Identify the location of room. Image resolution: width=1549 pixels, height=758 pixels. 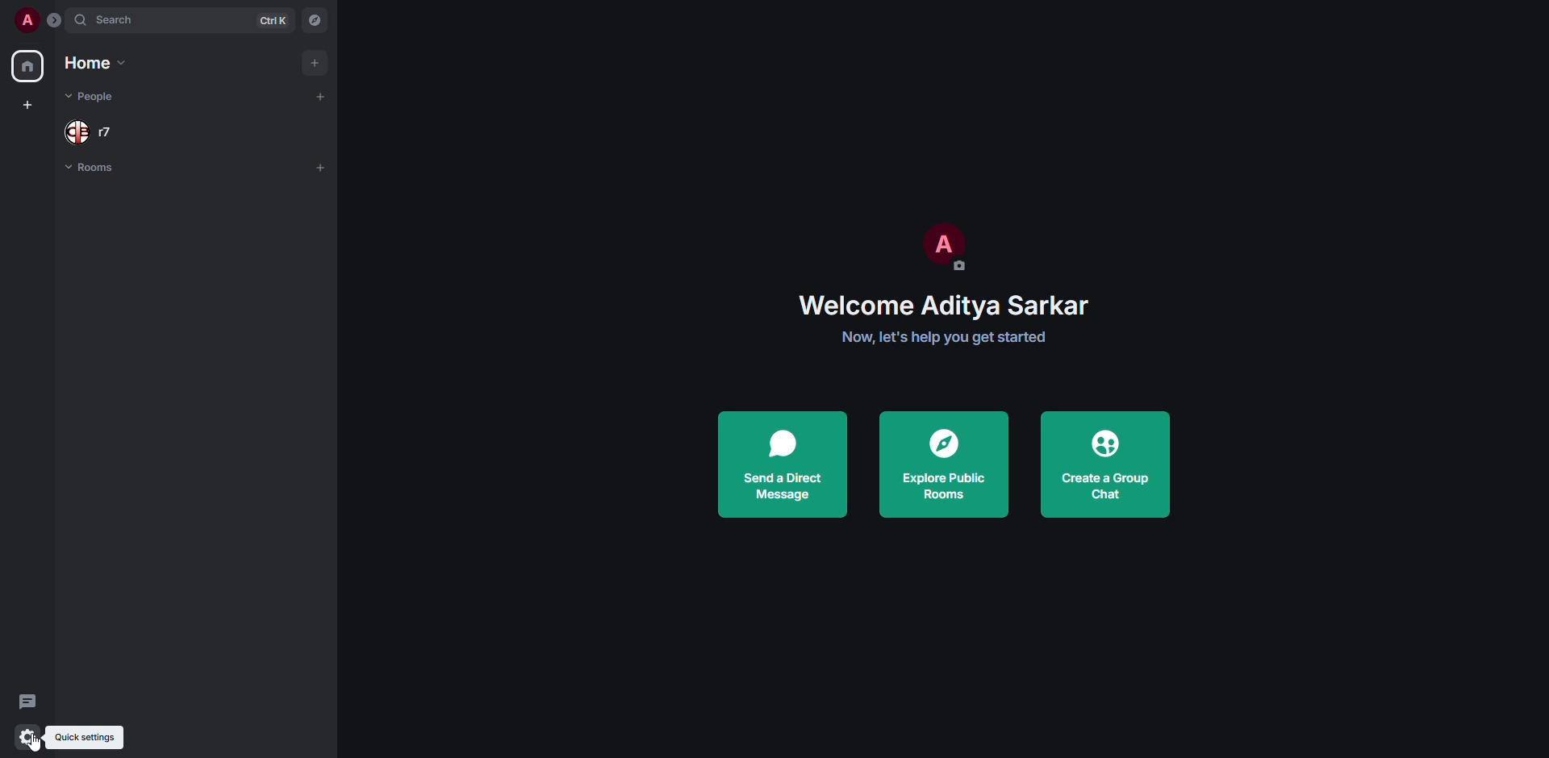
(90, 166).